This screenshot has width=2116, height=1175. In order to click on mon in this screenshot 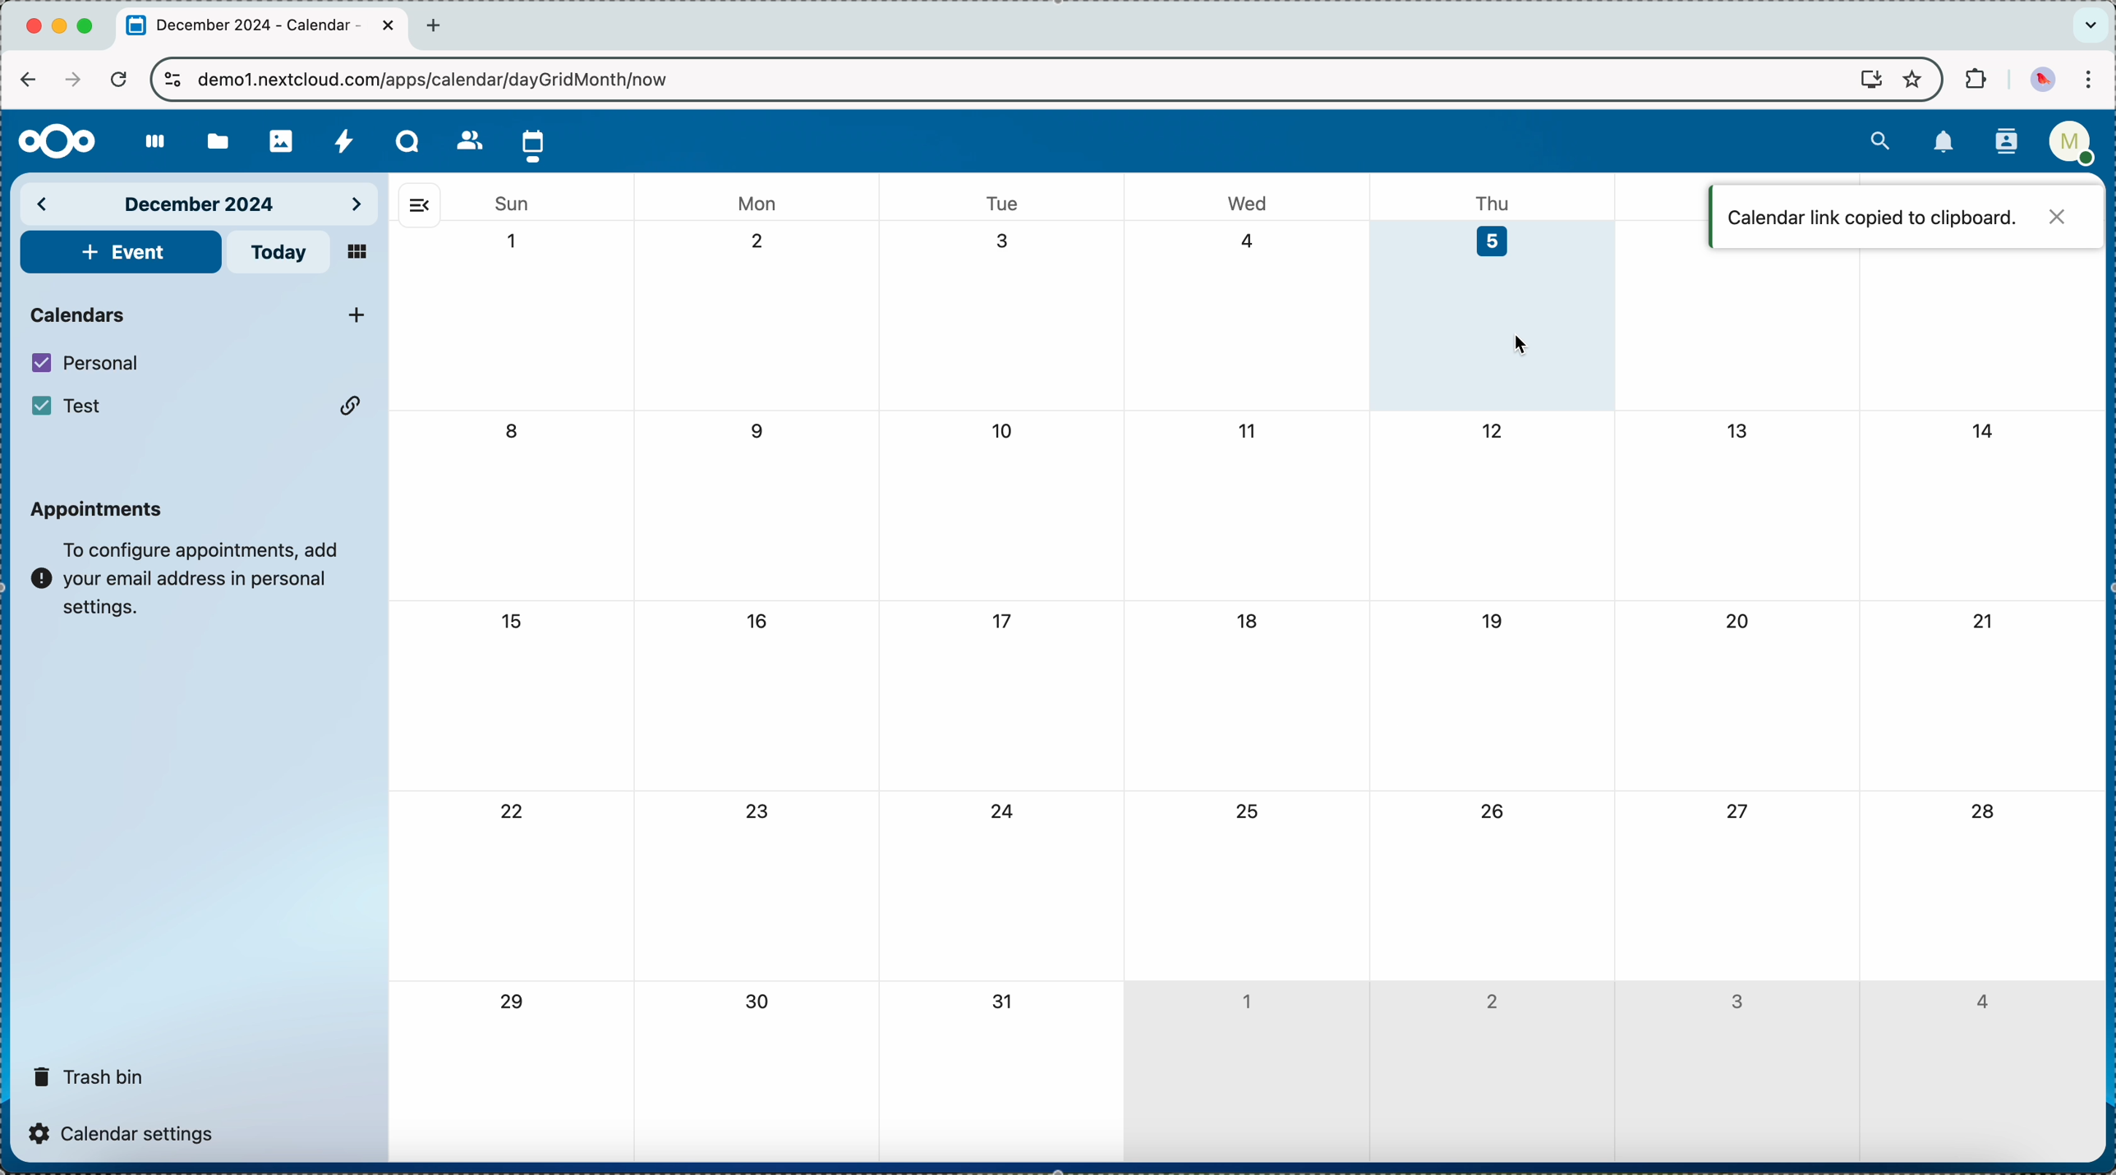, I will do `click(759, 198)`.